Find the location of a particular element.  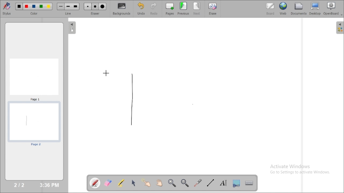

openboard is located at coordinates (333, 9).